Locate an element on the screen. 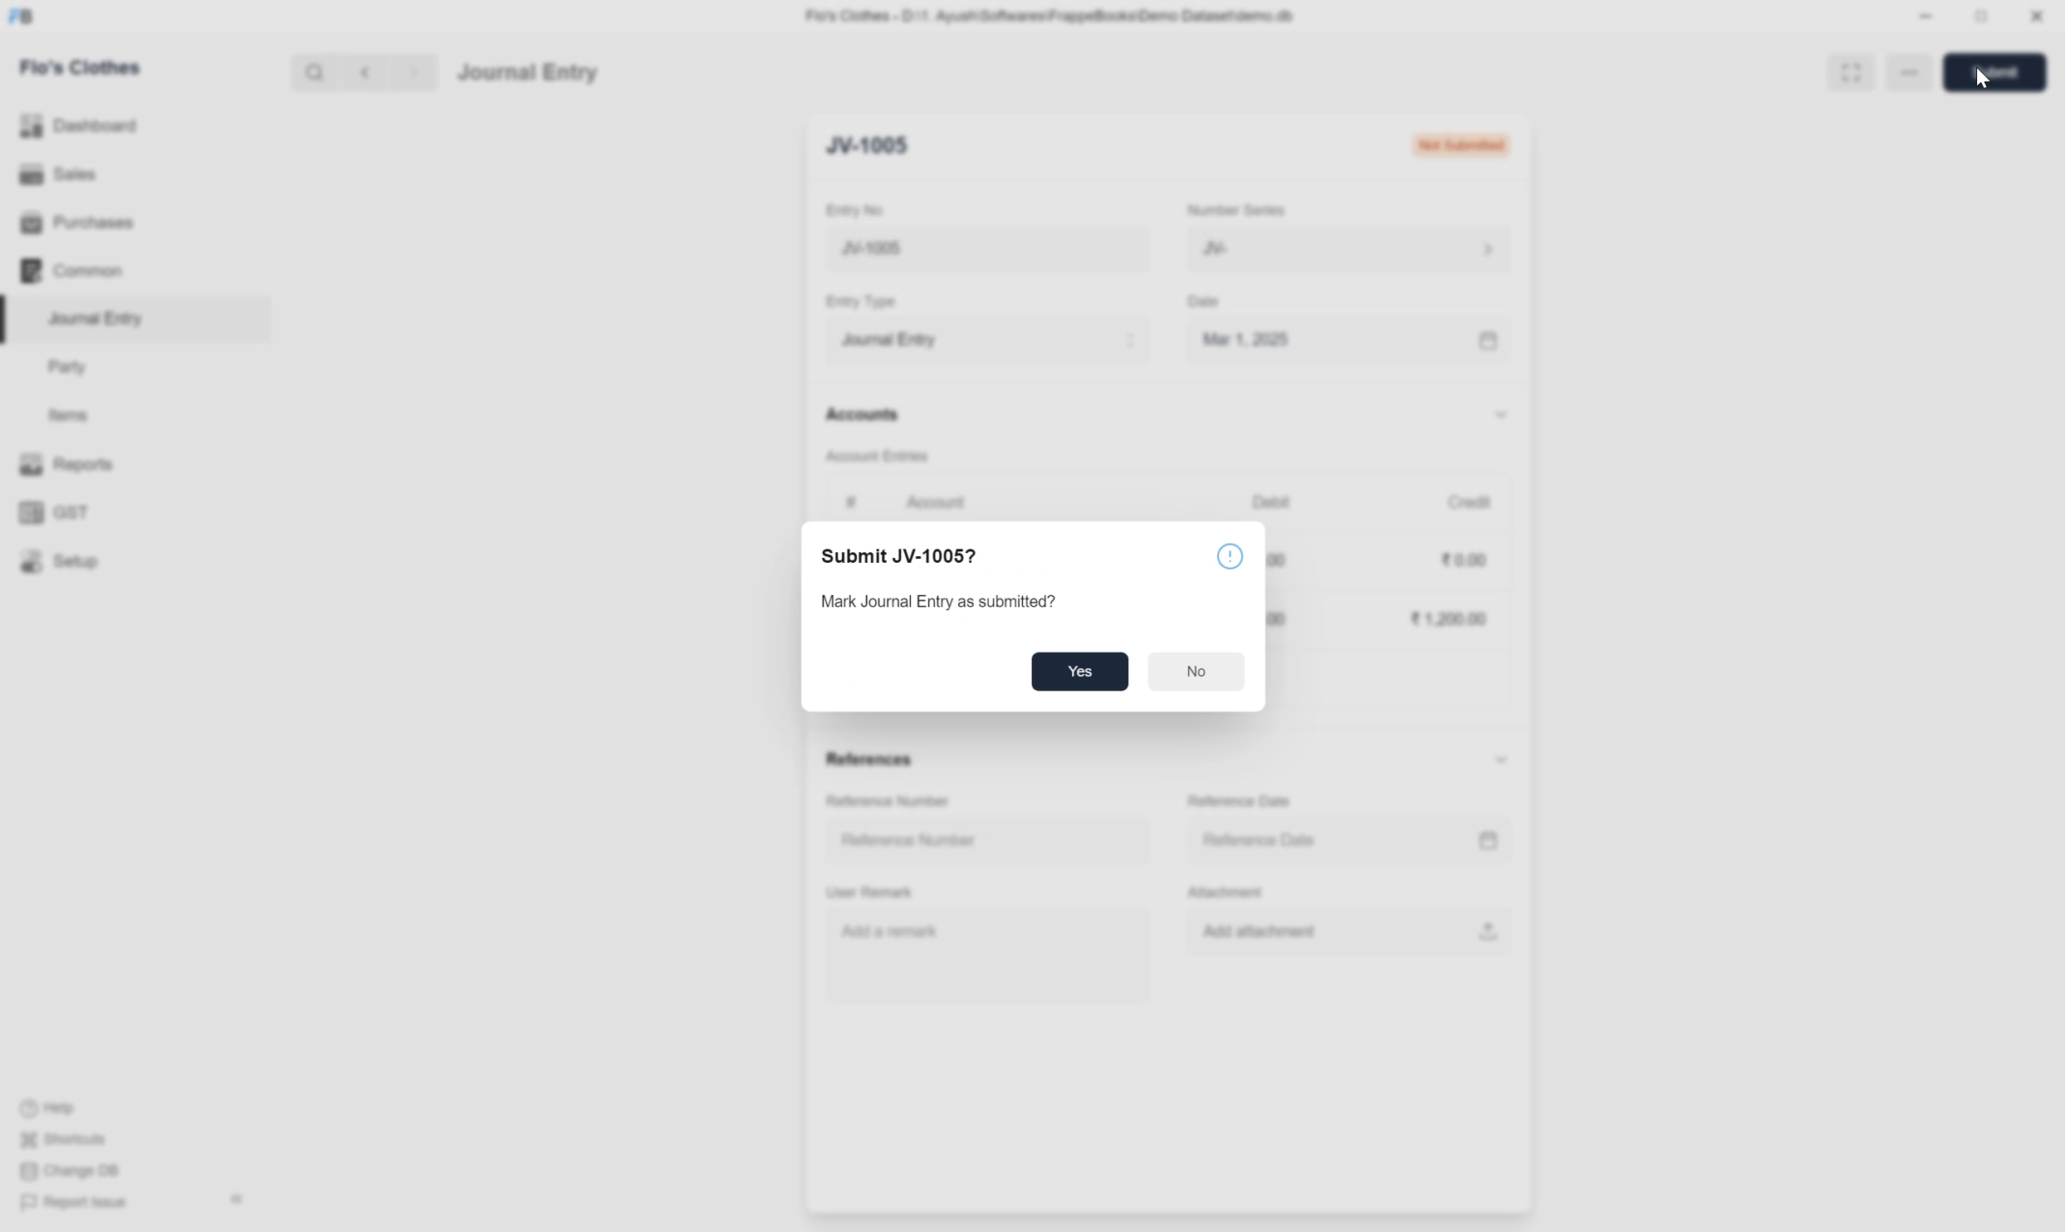 Image resolution: width=2065 pixels, height=1232 pixels. close is located at coordinates (2037, 16).